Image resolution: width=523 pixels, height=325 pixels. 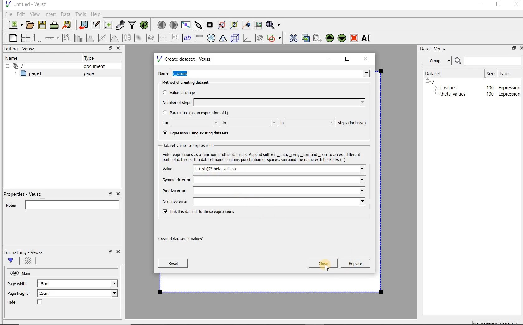 What do you see at coordinates (200, 133) in the screenshot?
I see `(® Expression using existing datasets` at bounding box center [200, 133].